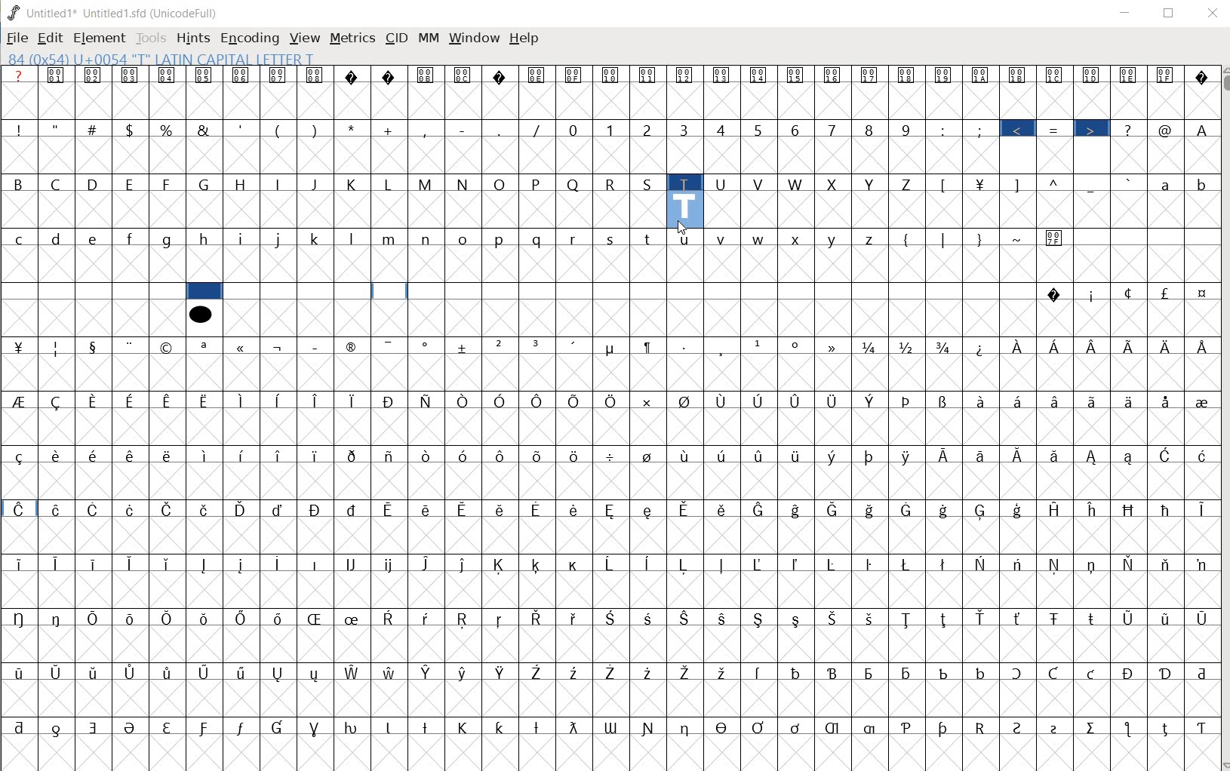 The width and height of the screenshot is (1230, 771). What do you see at coordinates (244, 455) in the screenshot?
I see `Symbol` at bounding box center [244, 455].